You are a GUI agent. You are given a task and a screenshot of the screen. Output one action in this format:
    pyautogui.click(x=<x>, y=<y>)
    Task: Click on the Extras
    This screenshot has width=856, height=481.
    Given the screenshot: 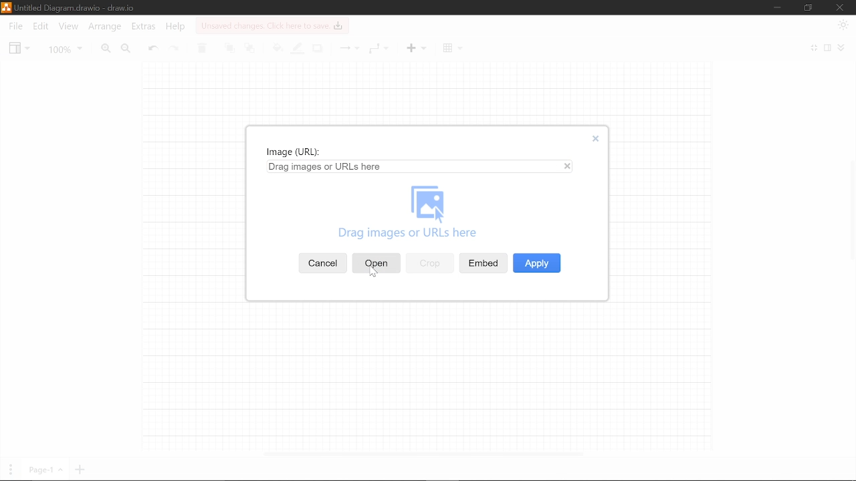 What is the action you would take?
    pyautogui.click(x=143, y=28)
    